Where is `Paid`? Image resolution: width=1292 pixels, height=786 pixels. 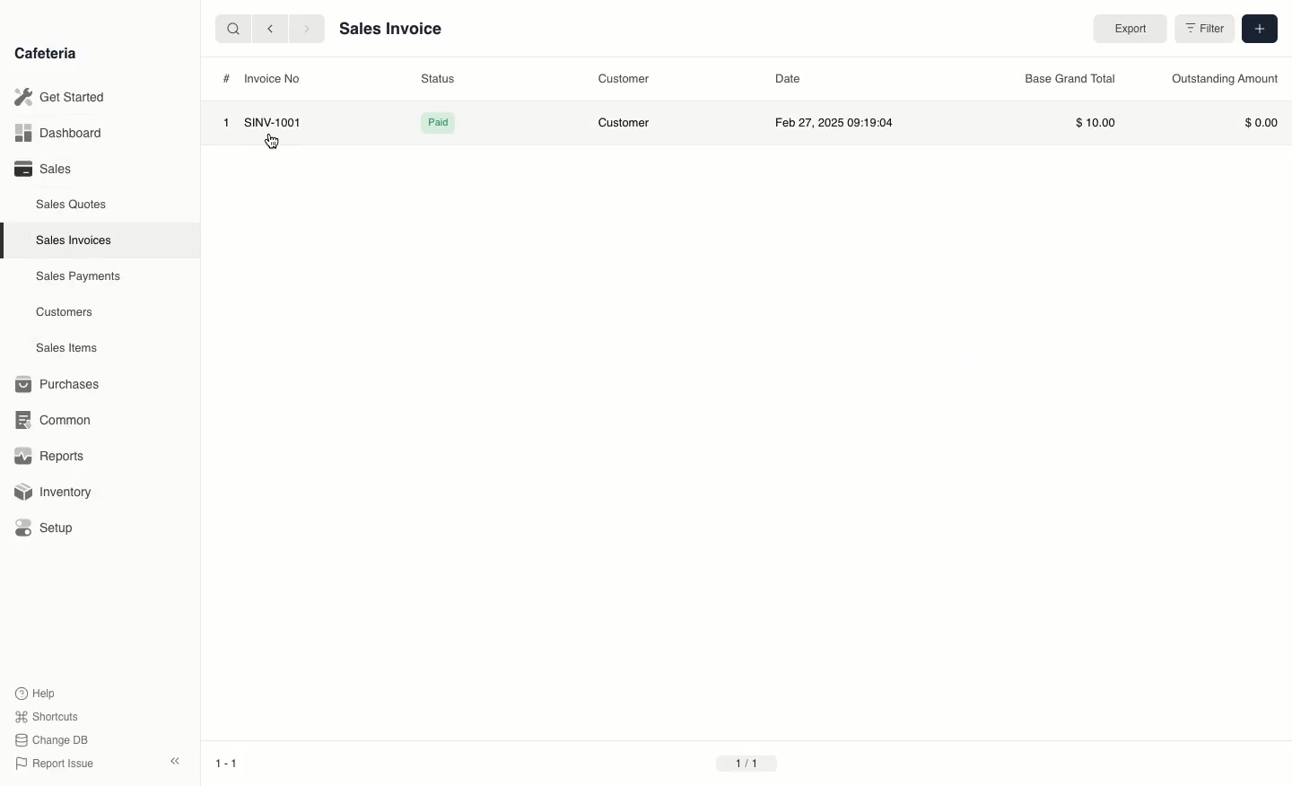
Paid is located at coordinates (438, 123).